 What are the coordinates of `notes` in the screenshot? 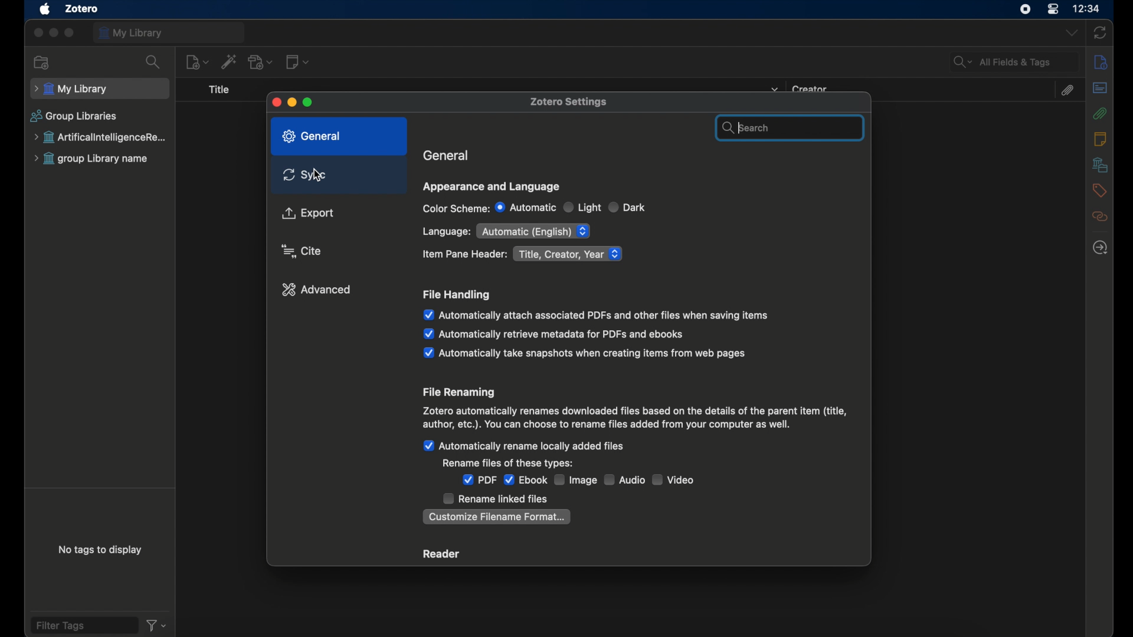 It's located at (1101, 139).